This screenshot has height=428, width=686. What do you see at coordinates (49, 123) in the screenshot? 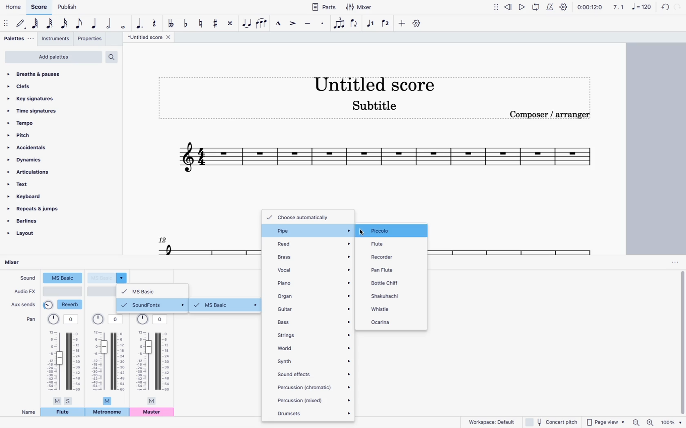
I see `tempo` at bounding box center [49, 123].